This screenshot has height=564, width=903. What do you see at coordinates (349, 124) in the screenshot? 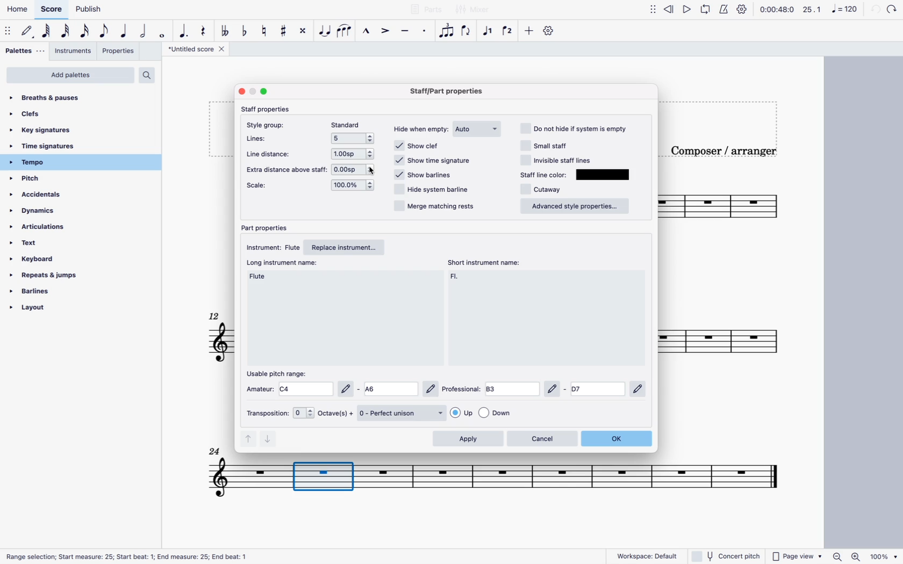
I see `standard` at bounding box center [349, 124].